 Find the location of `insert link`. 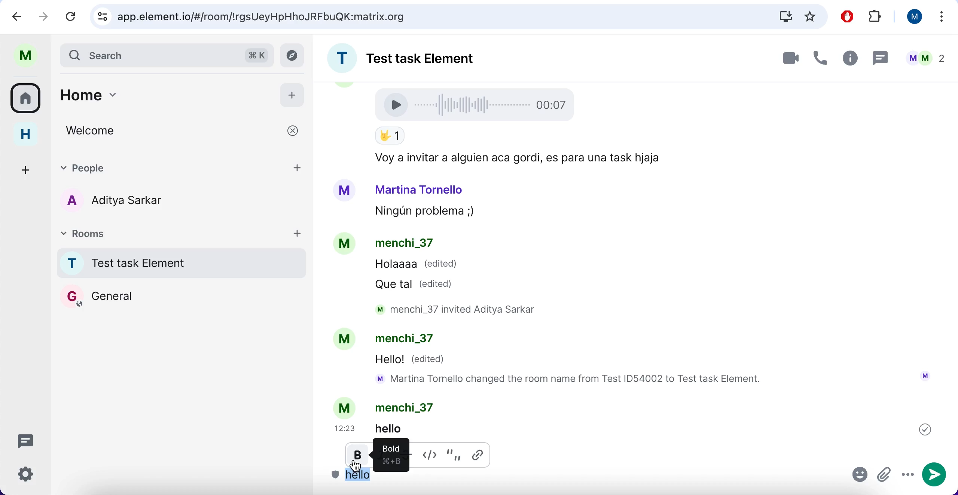

insert link is located at coordinates (480, 454).